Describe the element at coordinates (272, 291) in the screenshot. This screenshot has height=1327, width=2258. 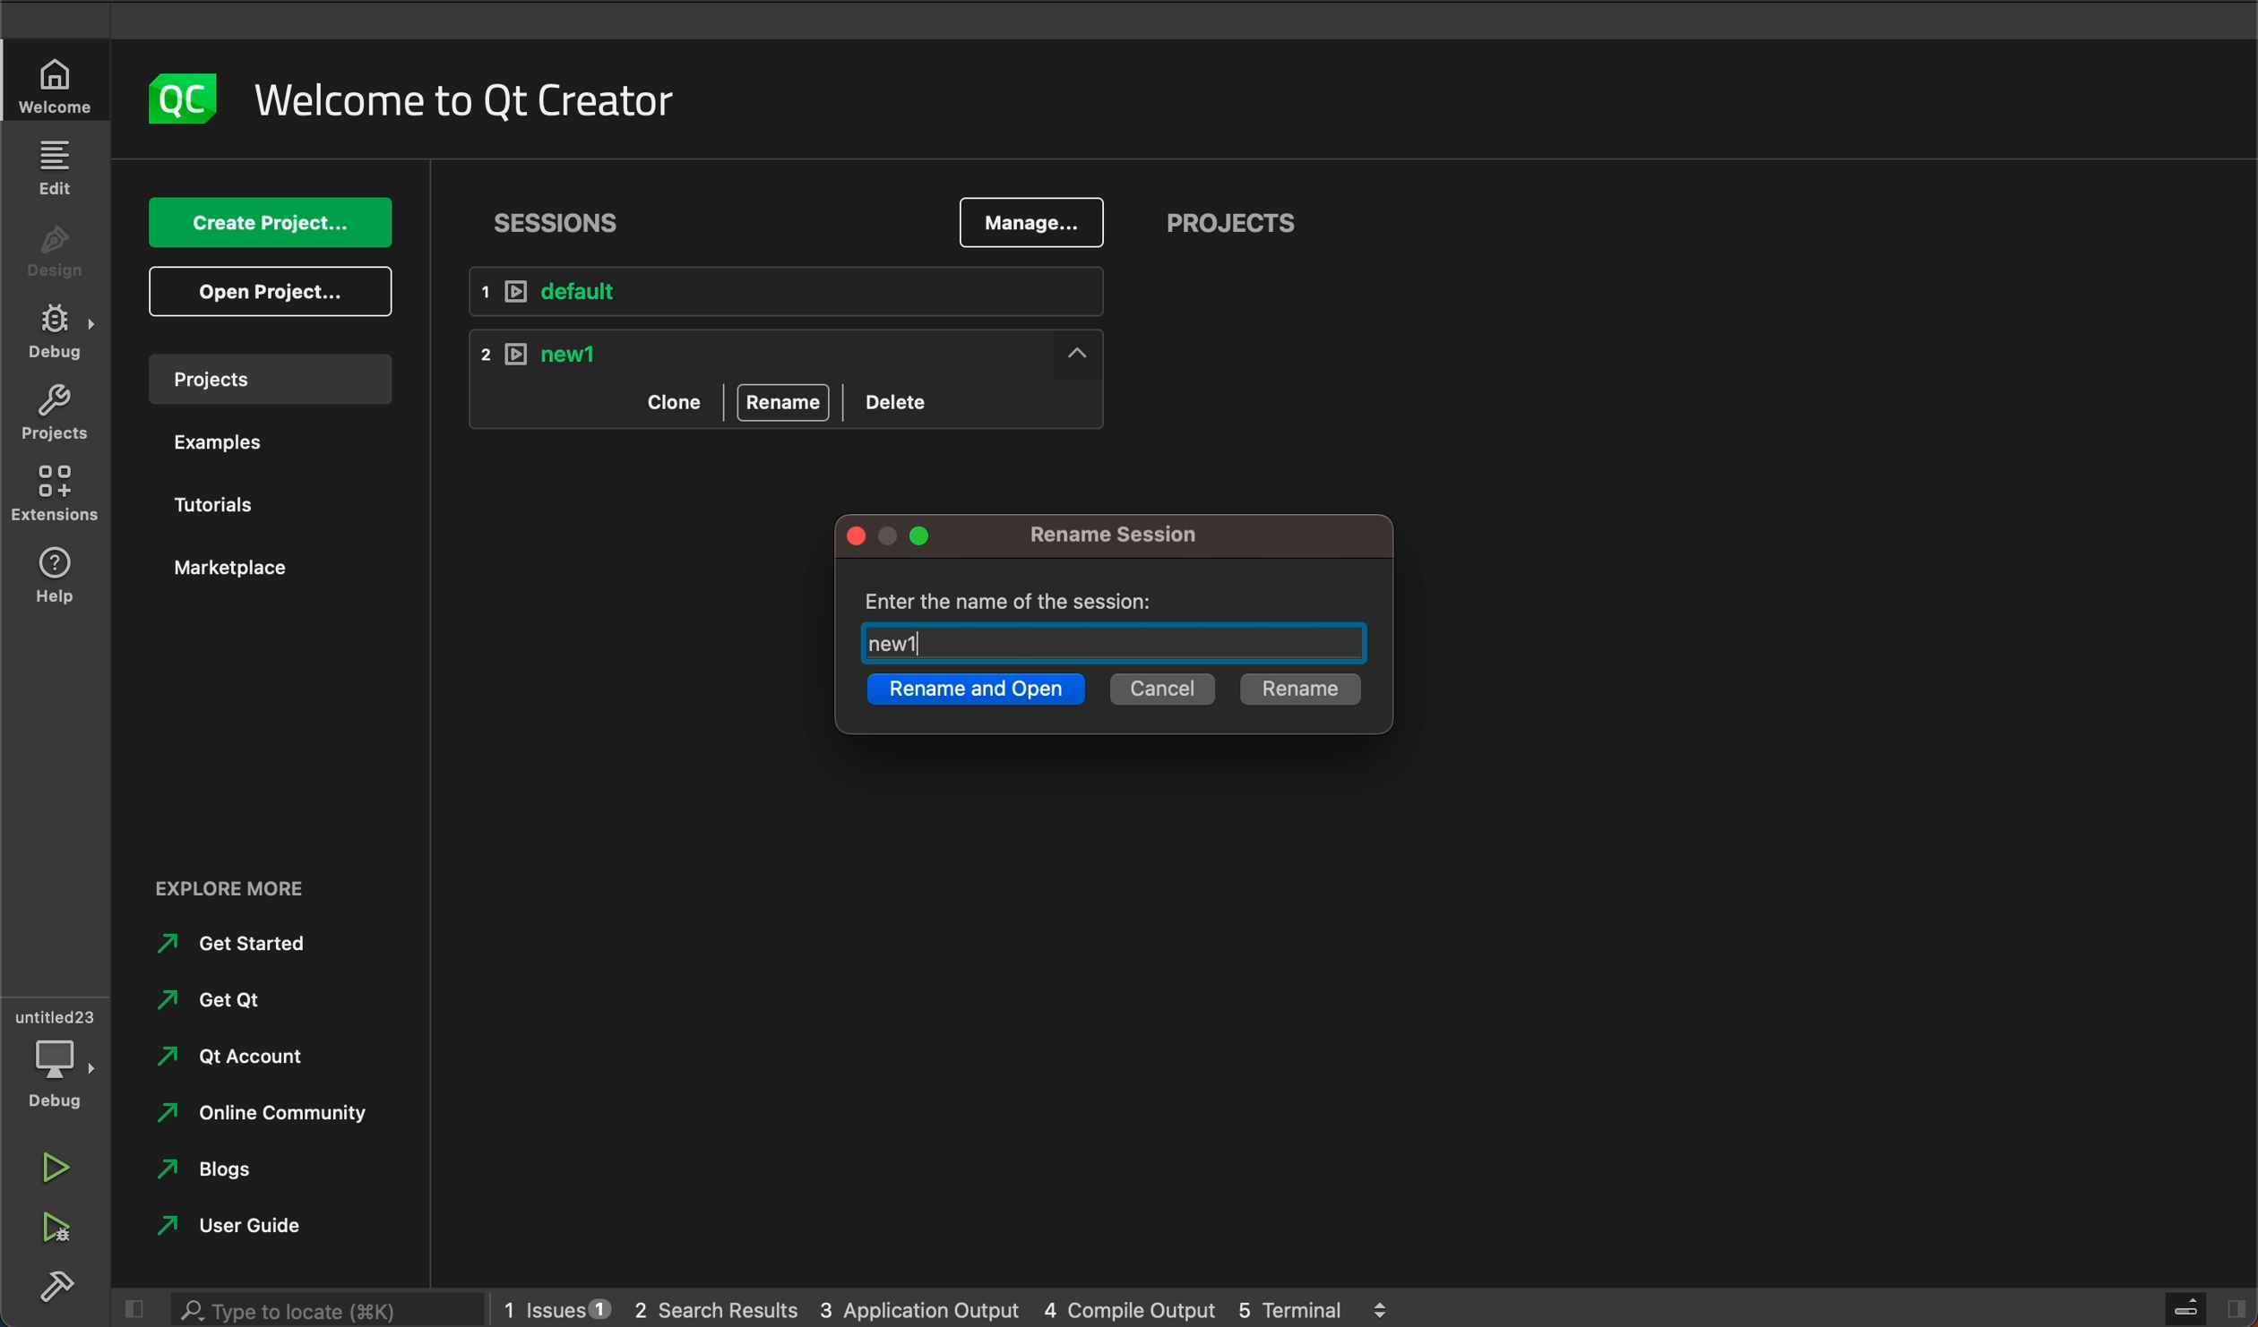
I see `open` at that location.